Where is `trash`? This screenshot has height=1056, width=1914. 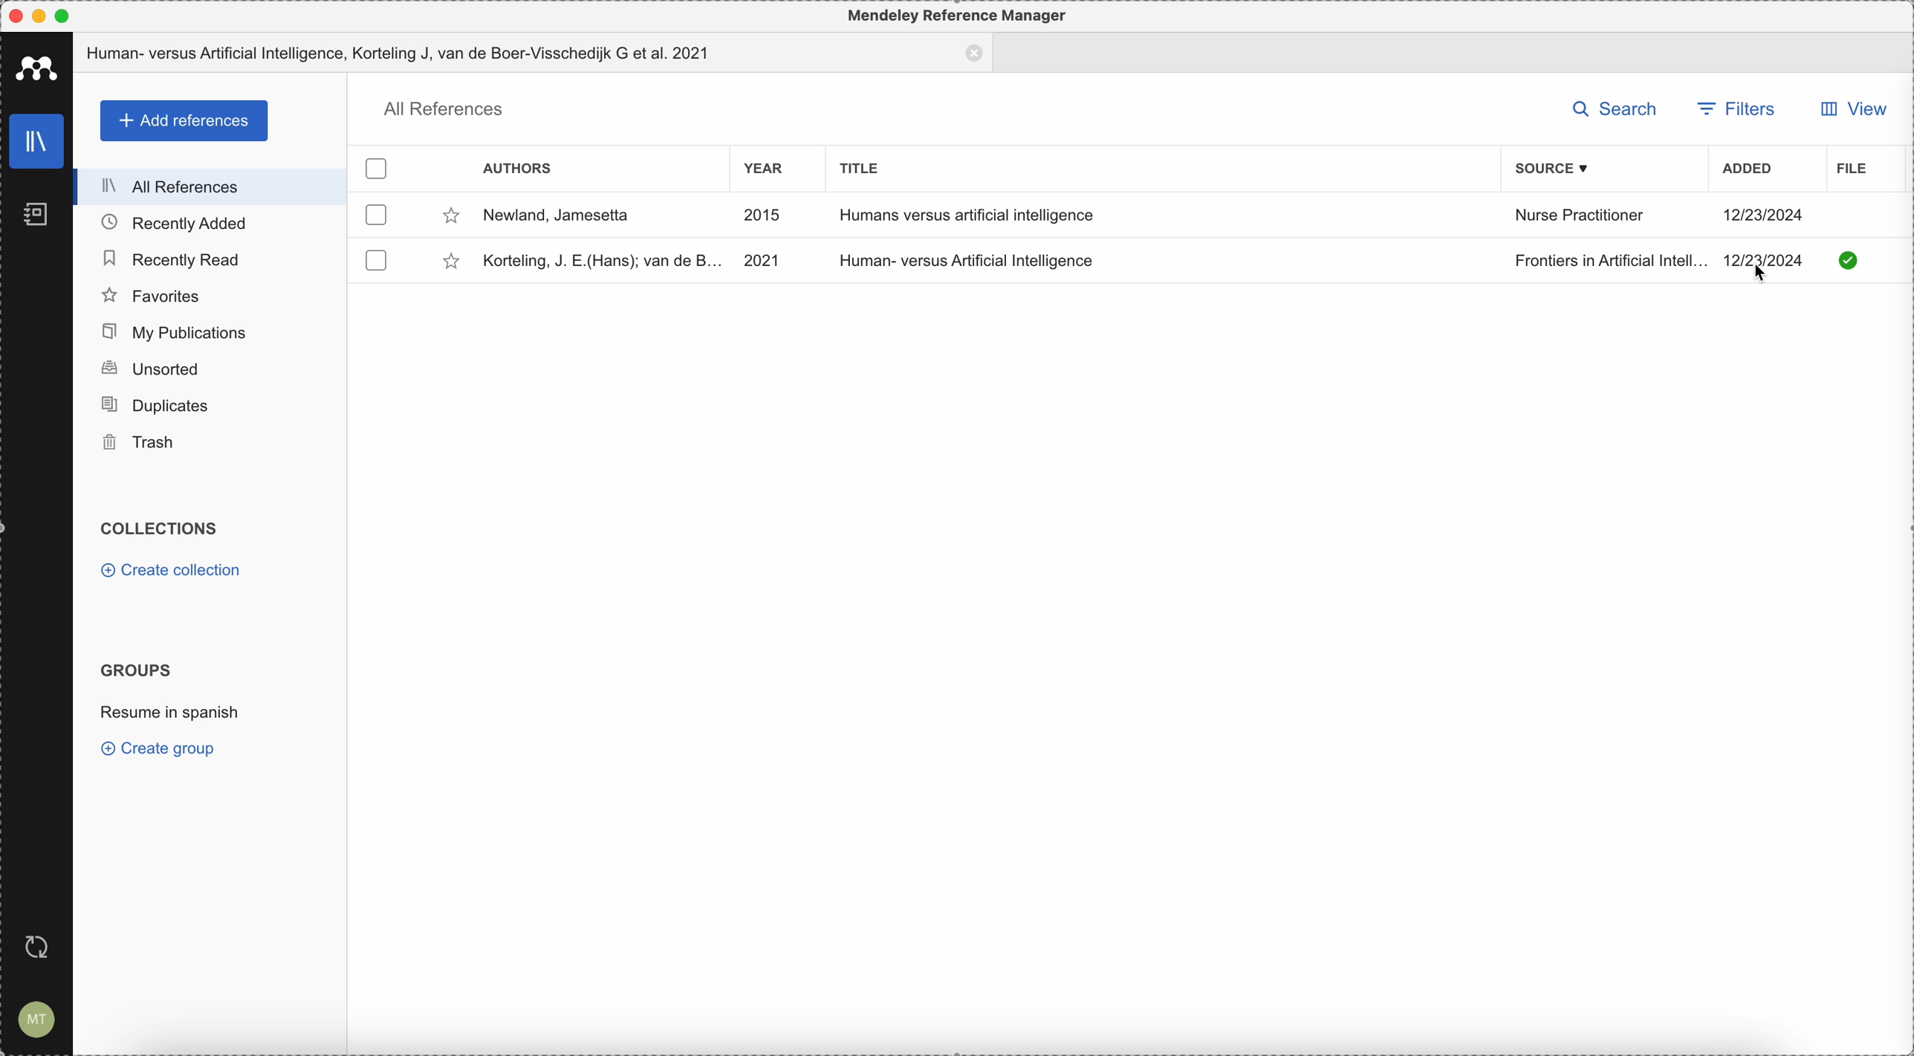 trash is located at coordinates (210, 444).